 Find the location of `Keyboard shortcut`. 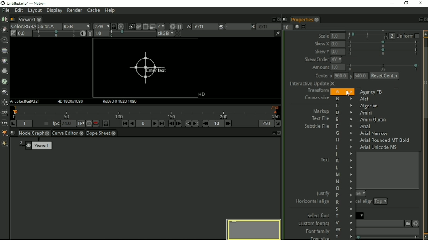

Keyboard shortcut is located at coordinates (171, 26).